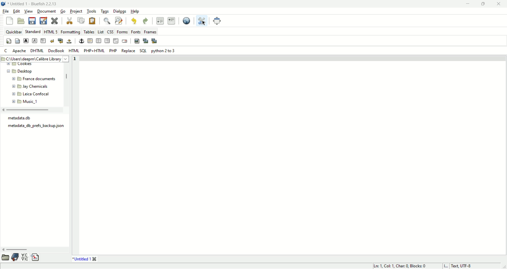 This screenshot has width=507, height=269. Describe the element at coordinates (95, 259) in the screenshot. I see `close` at that location.